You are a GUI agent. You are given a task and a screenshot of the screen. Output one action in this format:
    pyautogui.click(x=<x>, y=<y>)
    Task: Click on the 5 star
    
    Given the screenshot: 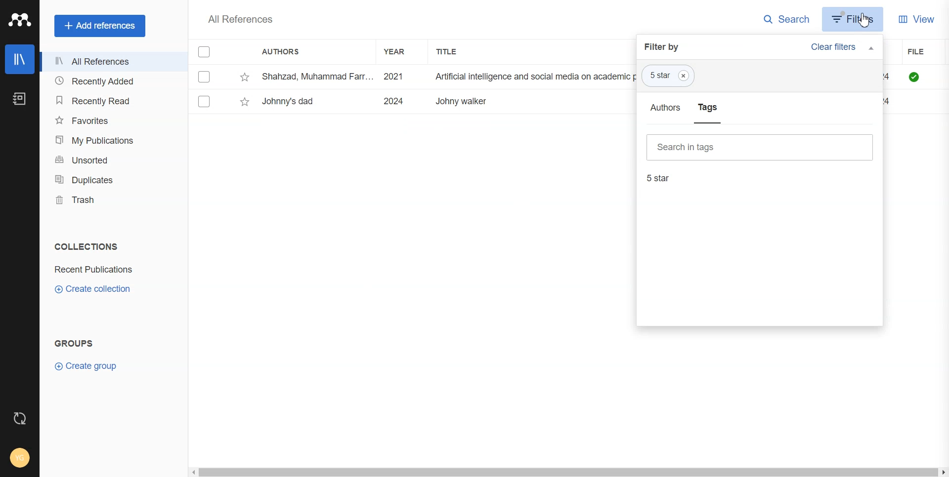 What is the action you would take?
    pyautogui.click(x=663, y=177)
    